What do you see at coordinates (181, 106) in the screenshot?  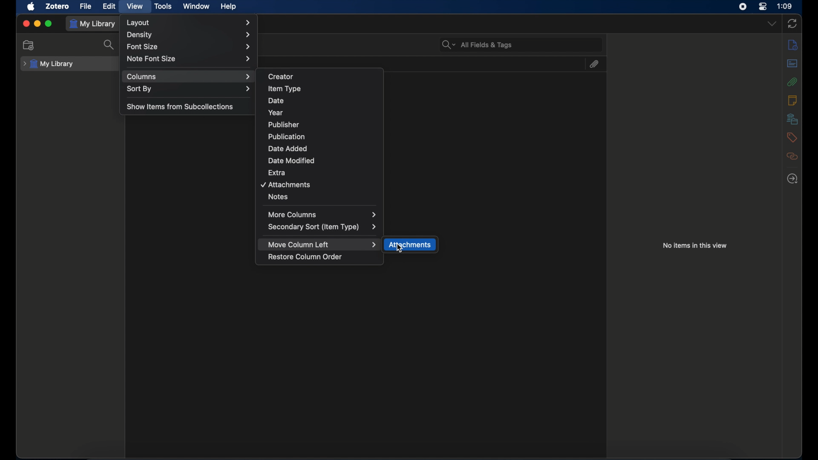 I see `show items from subcollections` at bounding box center [181, 106].